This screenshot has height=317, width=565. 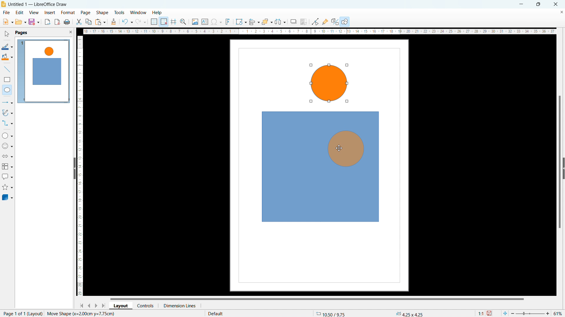 What do you see at coordinates (6, 13) in the screenshot?
I see `file` at bounding box center [6, 13].